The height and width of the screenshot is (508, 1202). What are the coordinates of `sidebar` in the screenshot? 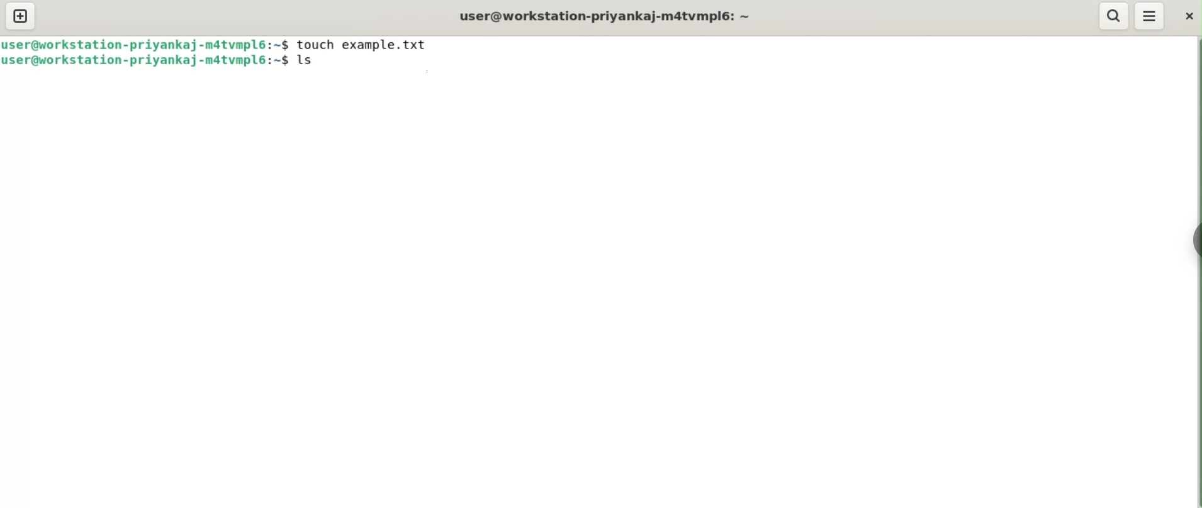 It's located at (1193, 240).